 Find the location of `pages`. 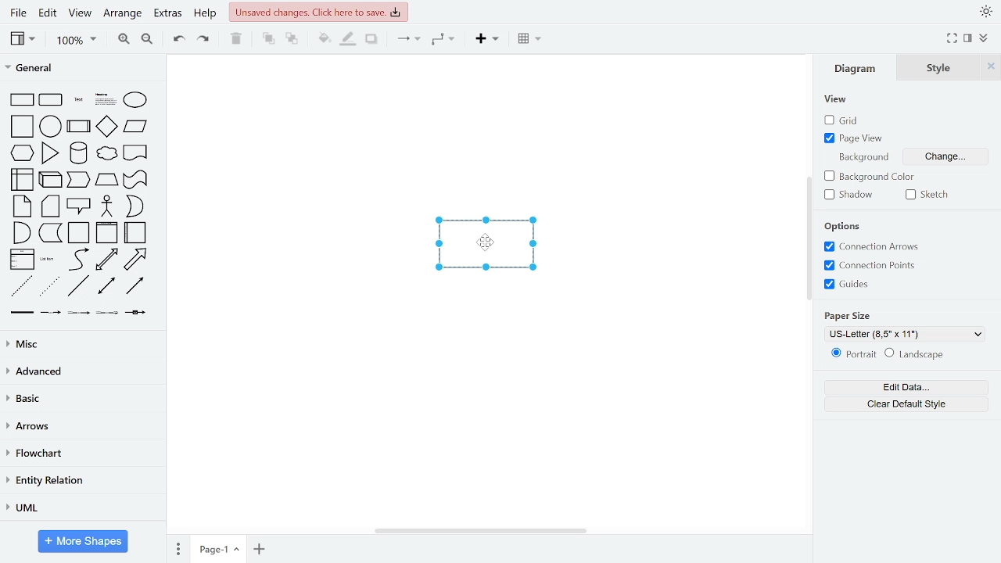

pages is located at coordinates (177, 548).